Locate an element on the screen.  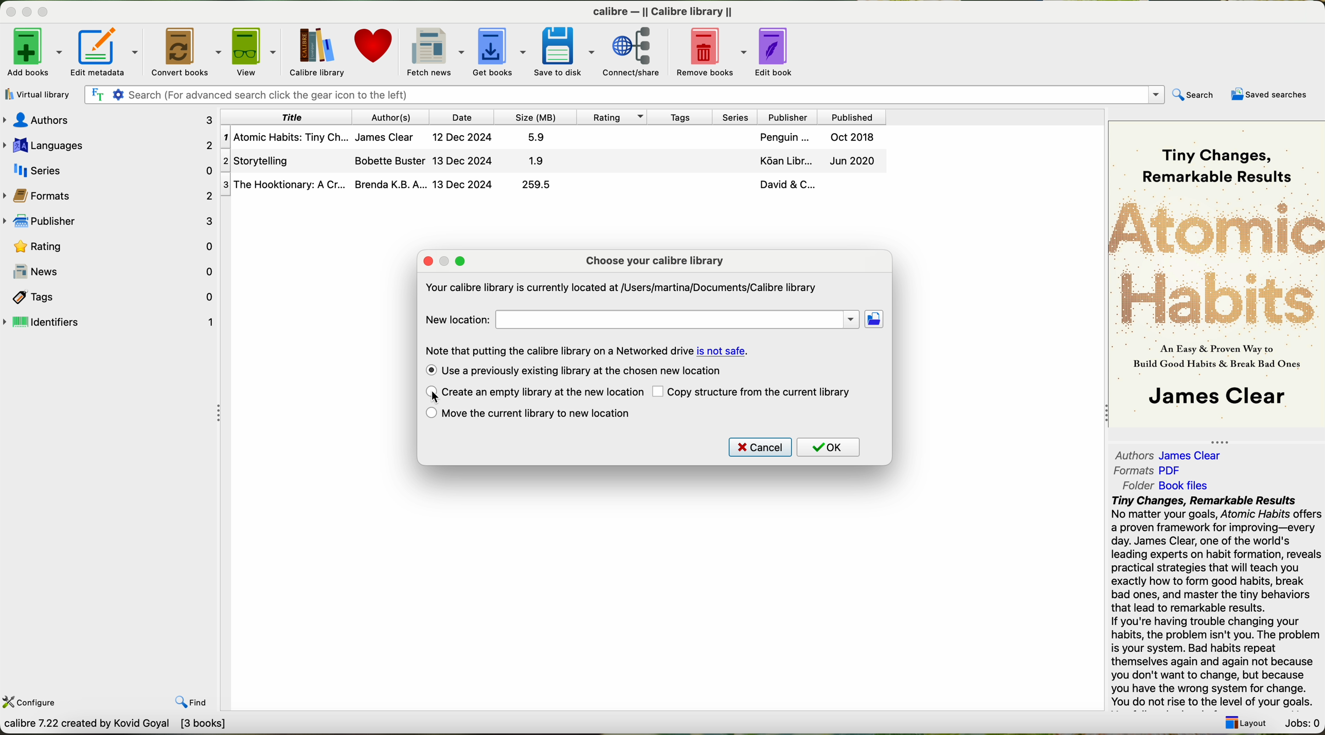
size is located at coordinates (534, 117).